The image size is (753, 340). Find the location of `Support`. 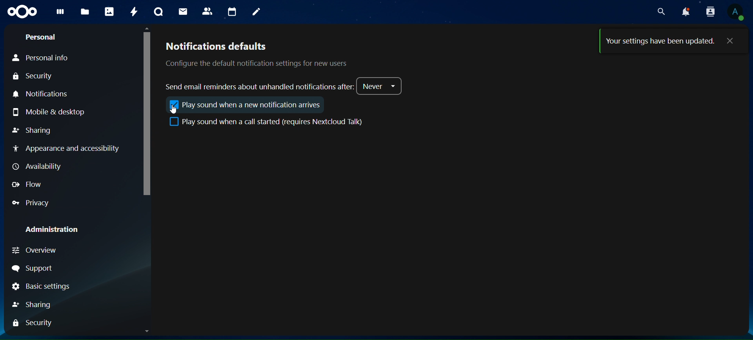

Support is located at coordinates (32, 269).